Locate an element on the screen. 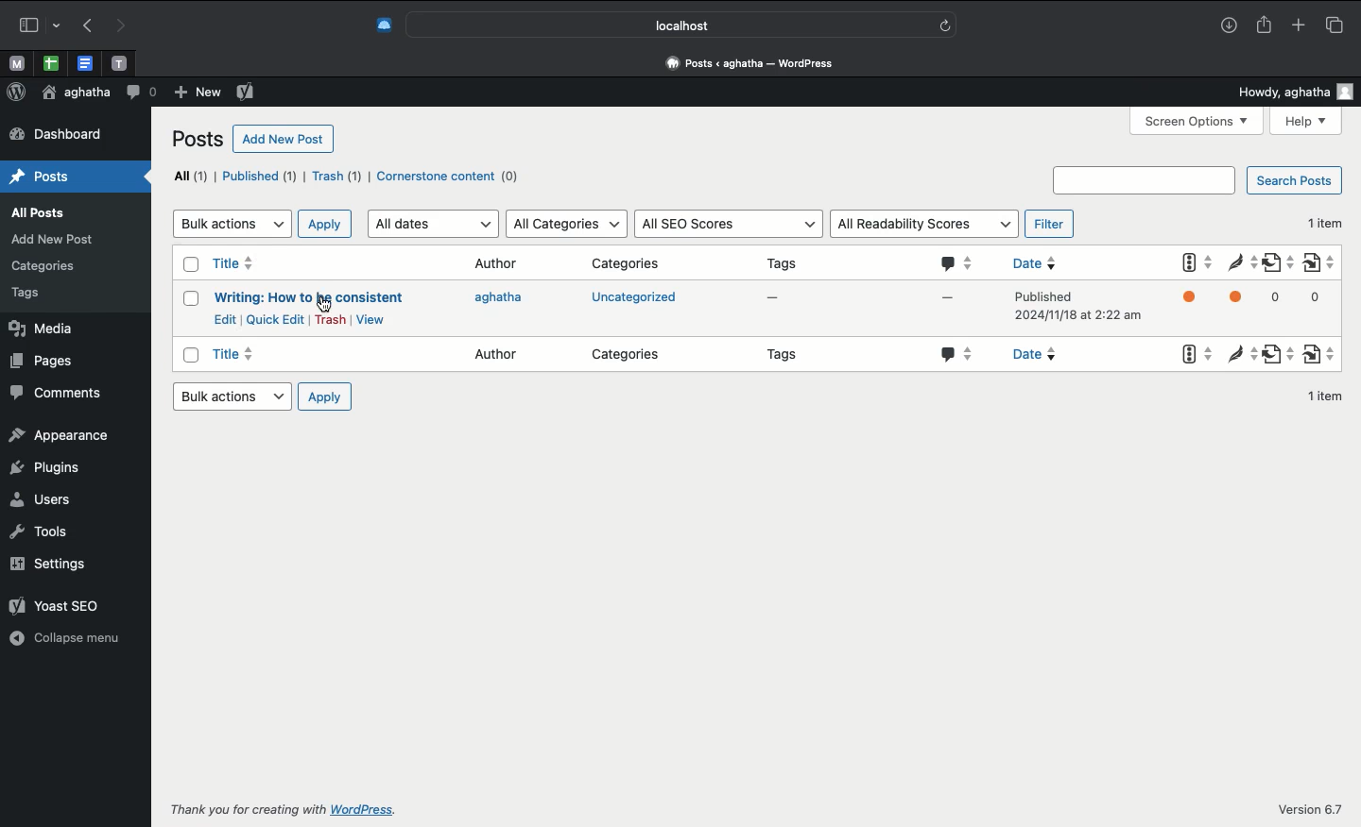  add new post is located at coordinates (50, 240).